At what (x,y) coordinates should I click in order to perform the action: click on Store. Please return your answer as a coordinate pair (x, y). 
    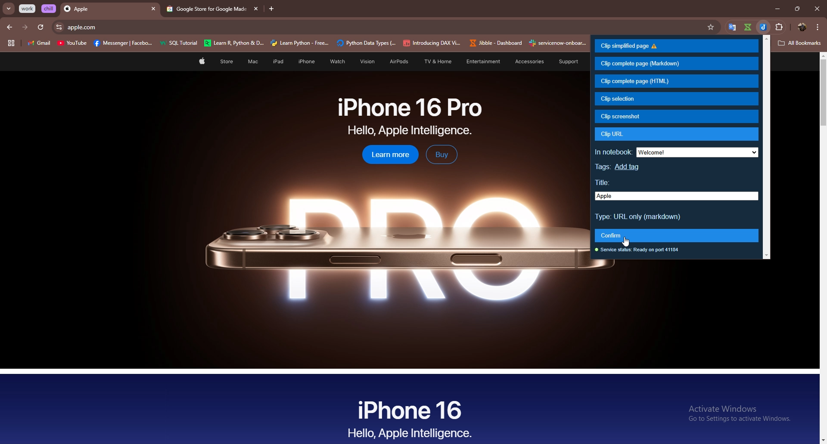
    Looking at the image, I should click on (227, 62).